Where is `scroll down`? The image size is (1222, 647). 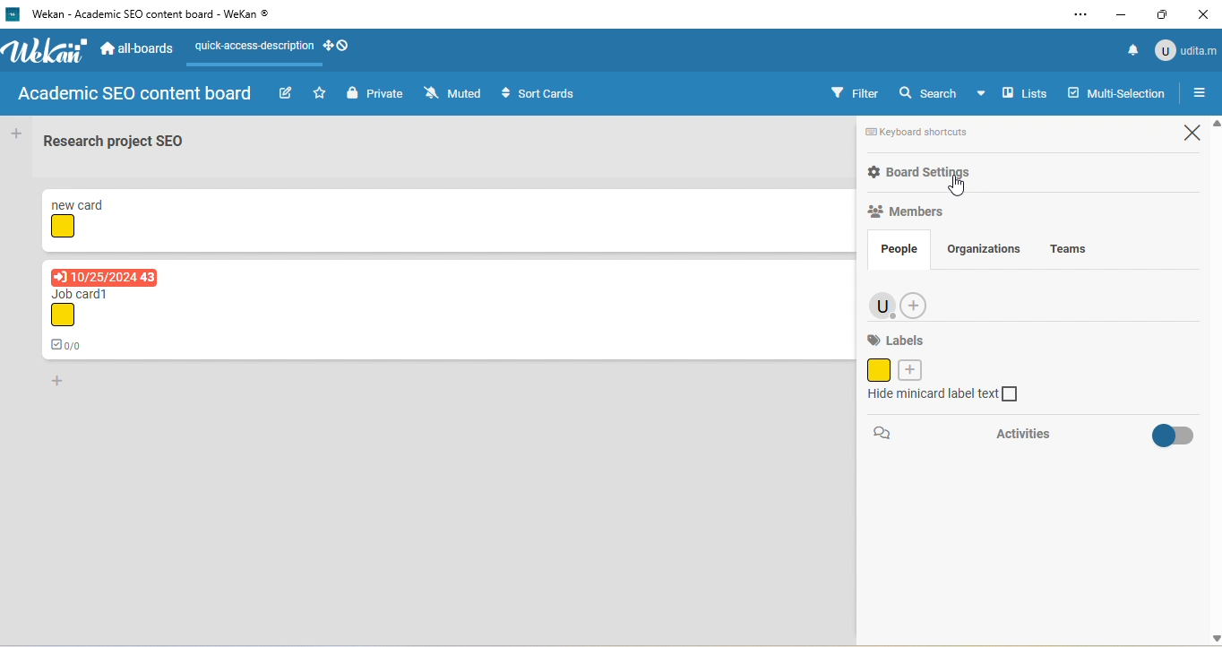 scroll down is located at coordinates (1214, 638).